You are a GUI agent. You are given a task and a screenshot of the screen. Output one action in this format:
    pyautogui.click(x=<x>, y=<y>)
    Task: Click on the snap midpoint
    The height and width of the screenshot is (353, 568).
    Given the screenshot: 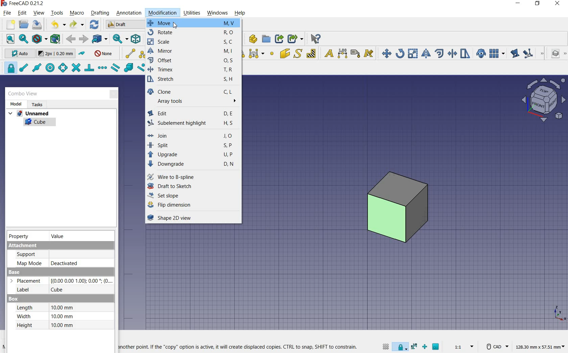 What is the action you would take?
    pyautogui.click(x=37, y=68)
    